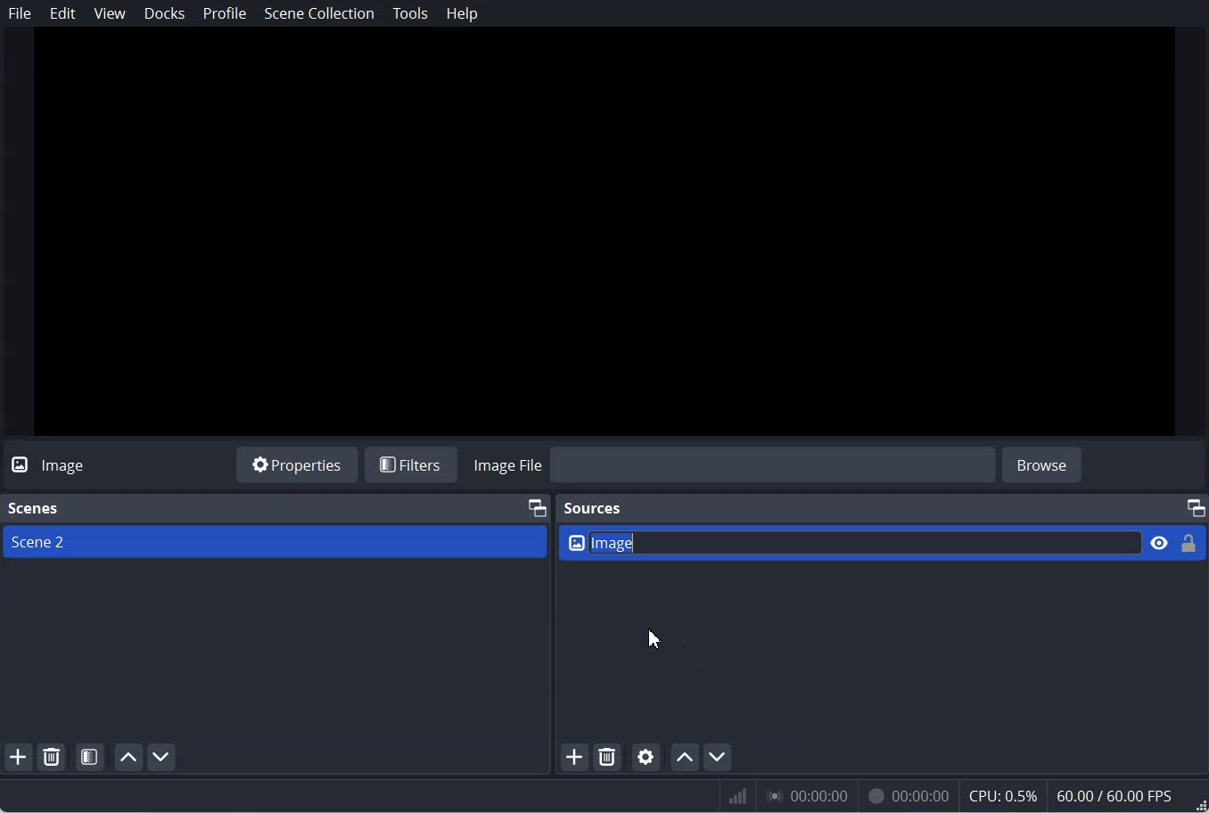 This screenshot has height=813, width=1209. Describe the element at coordinates (411, 14) in the screenshot. I see `Tools` at that location.